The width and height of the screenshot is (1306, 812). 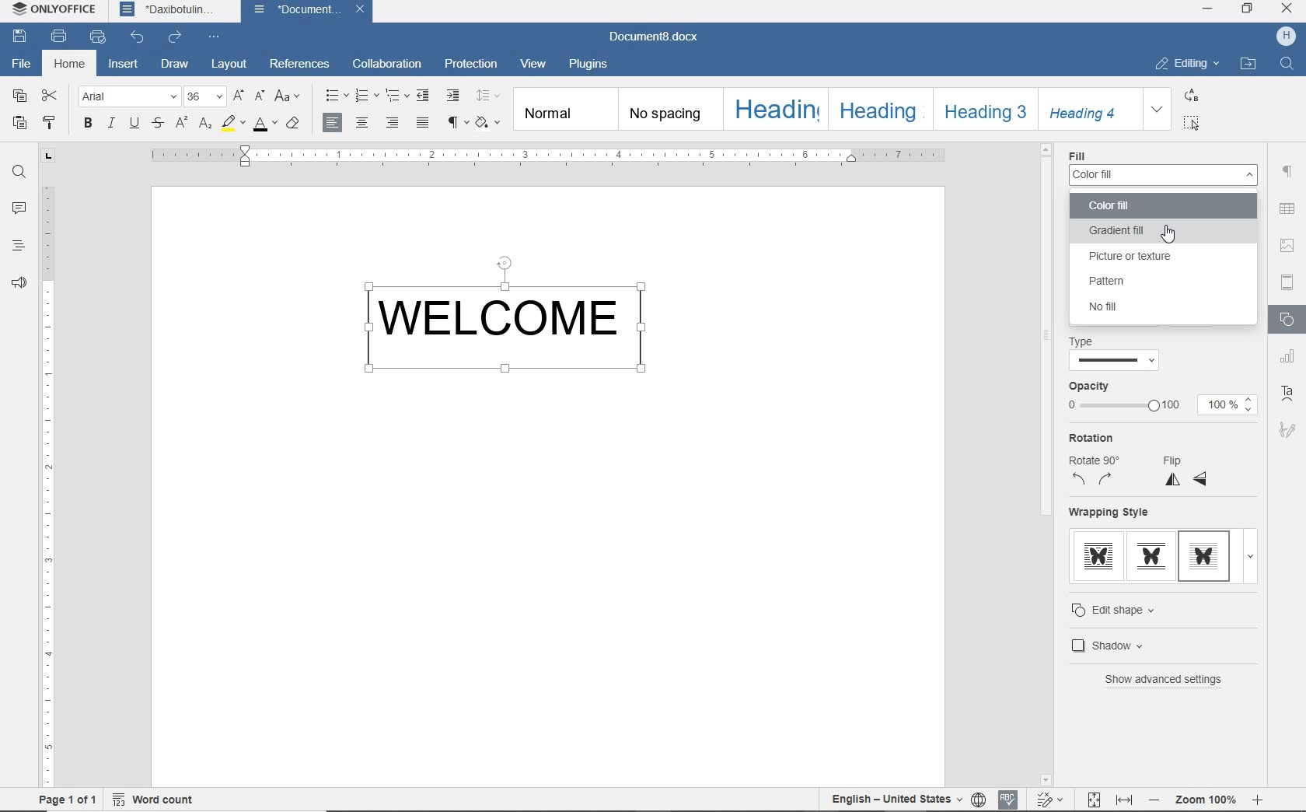 I want to click on JUSTIFIED, so click(x=423, y=124).